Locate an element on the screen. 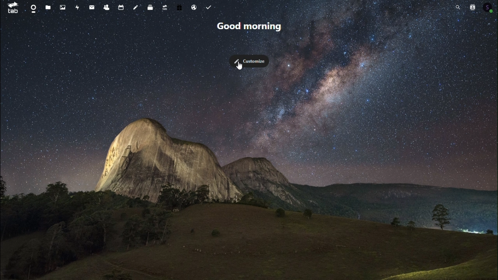 This screenshot has height=280, width=498. Dashboard is located at coordinates (32, 8).